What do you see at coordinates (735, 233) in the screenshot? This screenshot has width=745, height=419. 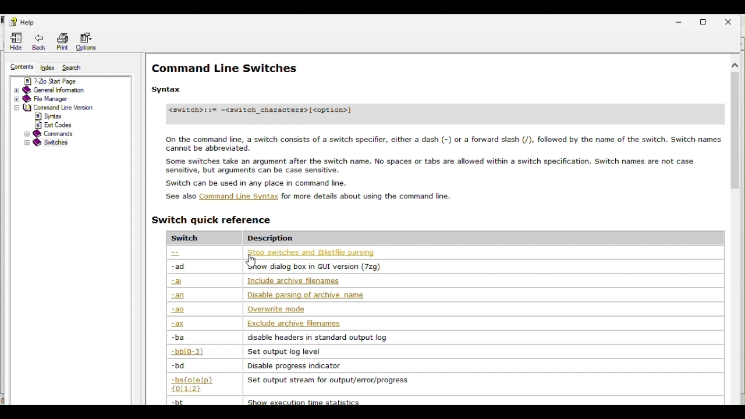 I see `Scrollbar` at bounding box center [735, 233].